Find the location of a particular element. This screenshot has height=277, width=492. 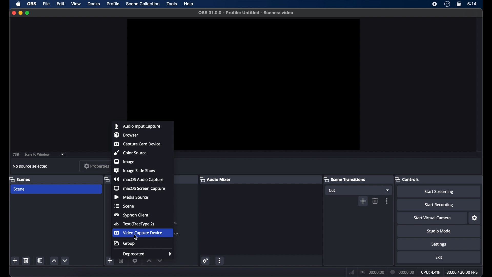

decrement is located at coordinates (160, 262).